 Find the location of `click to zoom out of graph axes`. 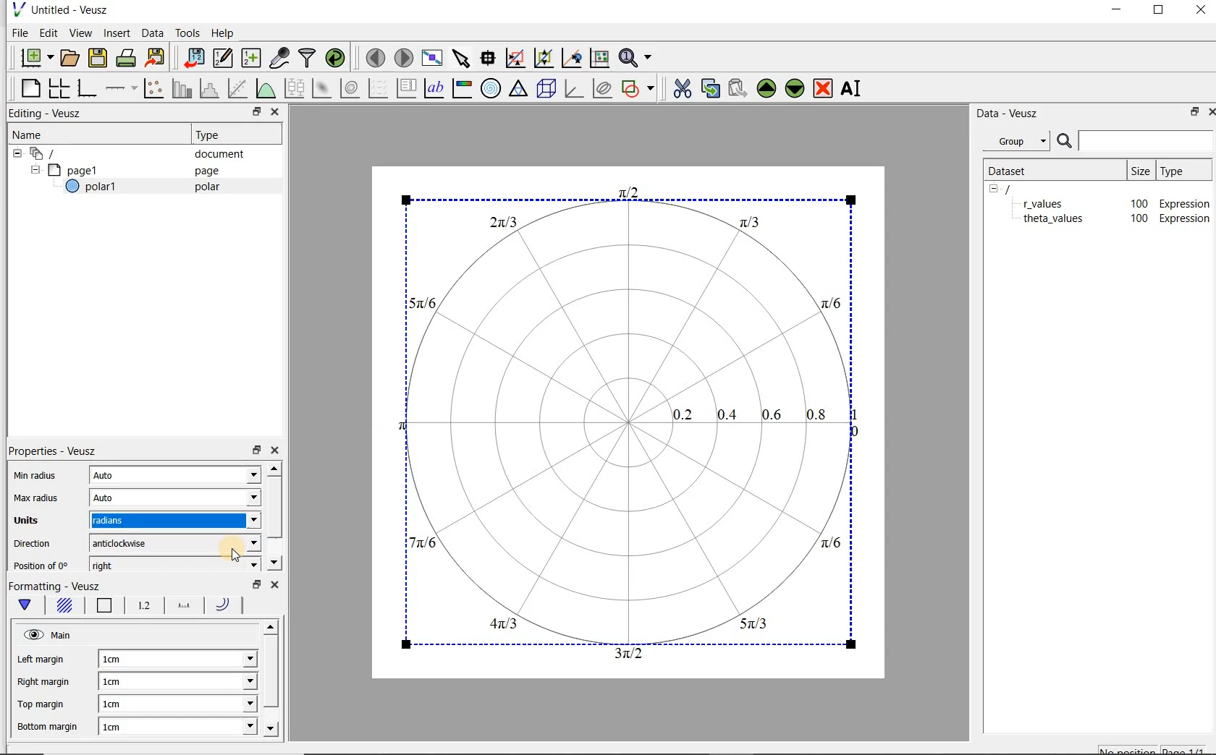

click to zoom out of graph axes is located at coordinates (544, 59).